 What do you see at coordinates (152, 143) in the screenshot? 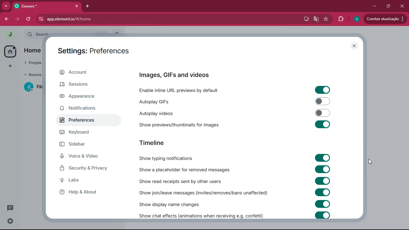
I see `timeline` at bounding box center [152, 143].